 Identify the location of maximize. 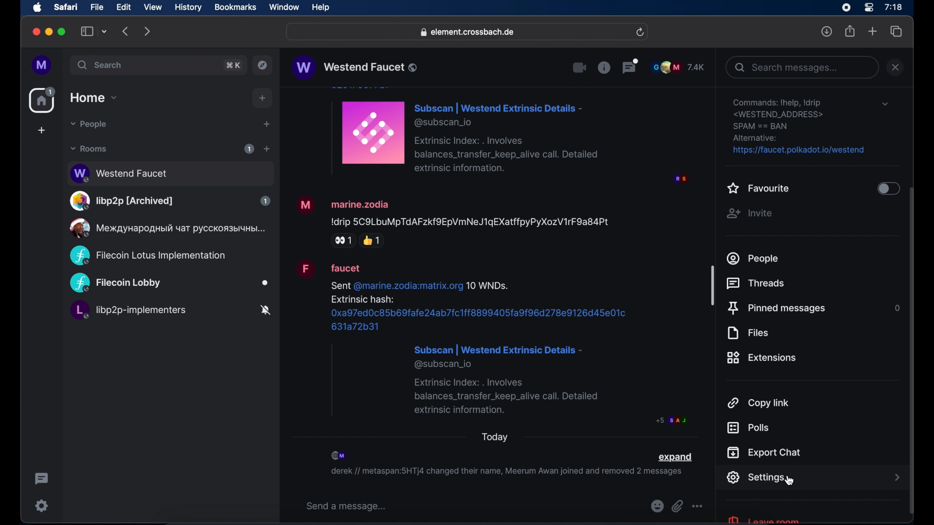
(63, 32).